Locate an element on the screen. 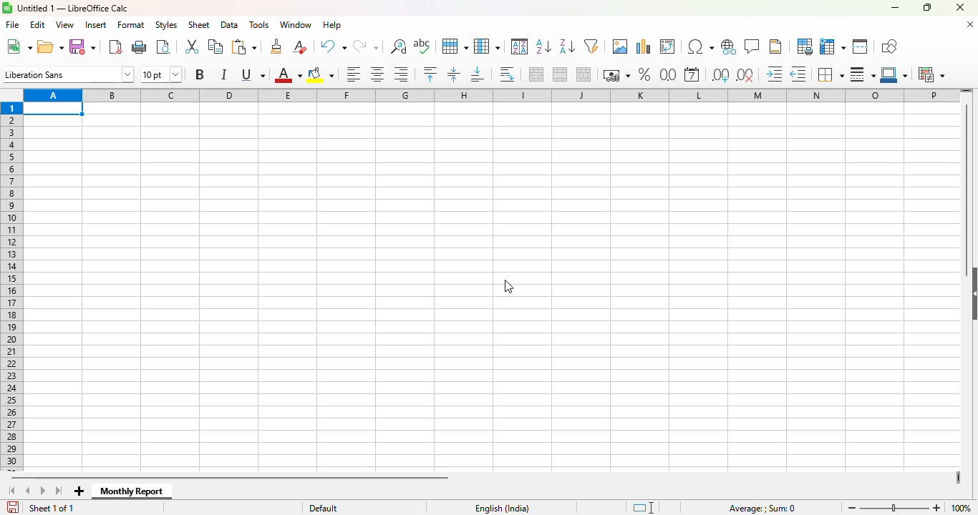 Image resolution: width=978 pixels, height=515 pixels. cursor is located at coordinates (508, 287).